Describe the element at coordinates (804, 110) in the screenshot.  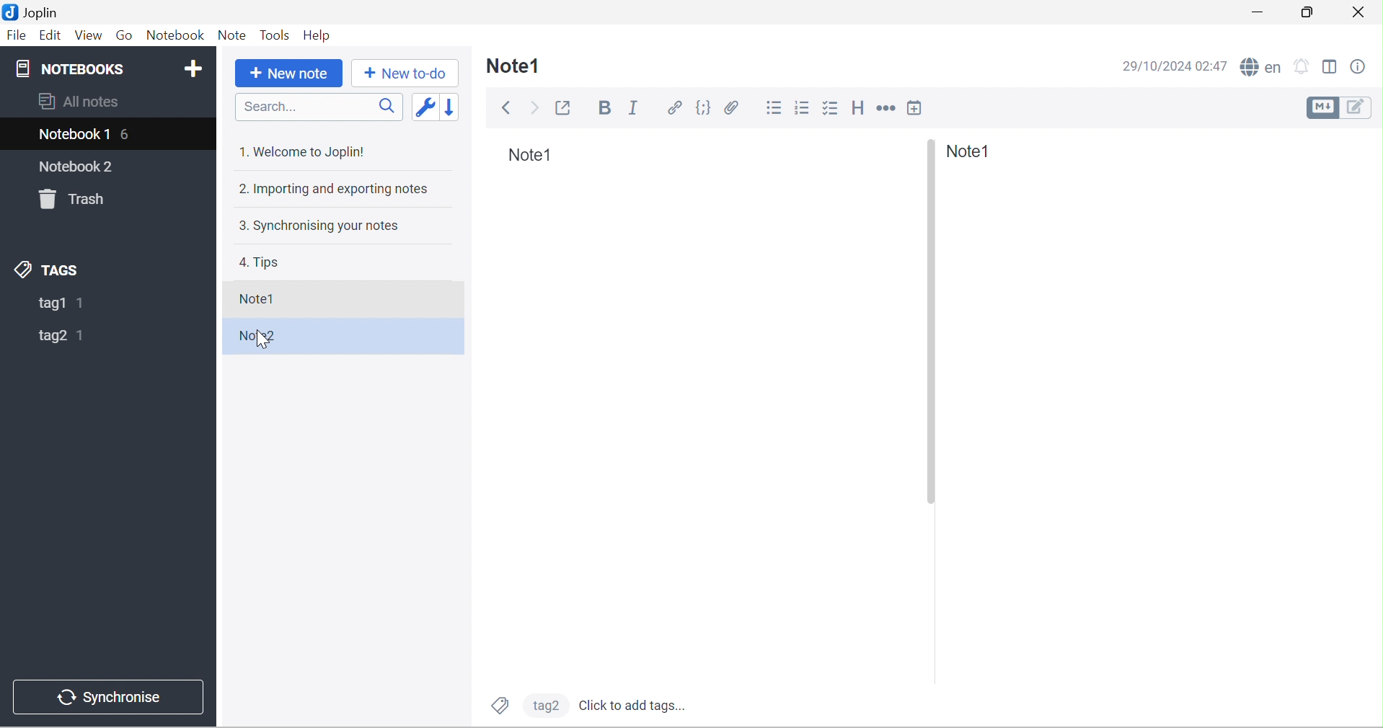
I see `Numbered list` at that location.